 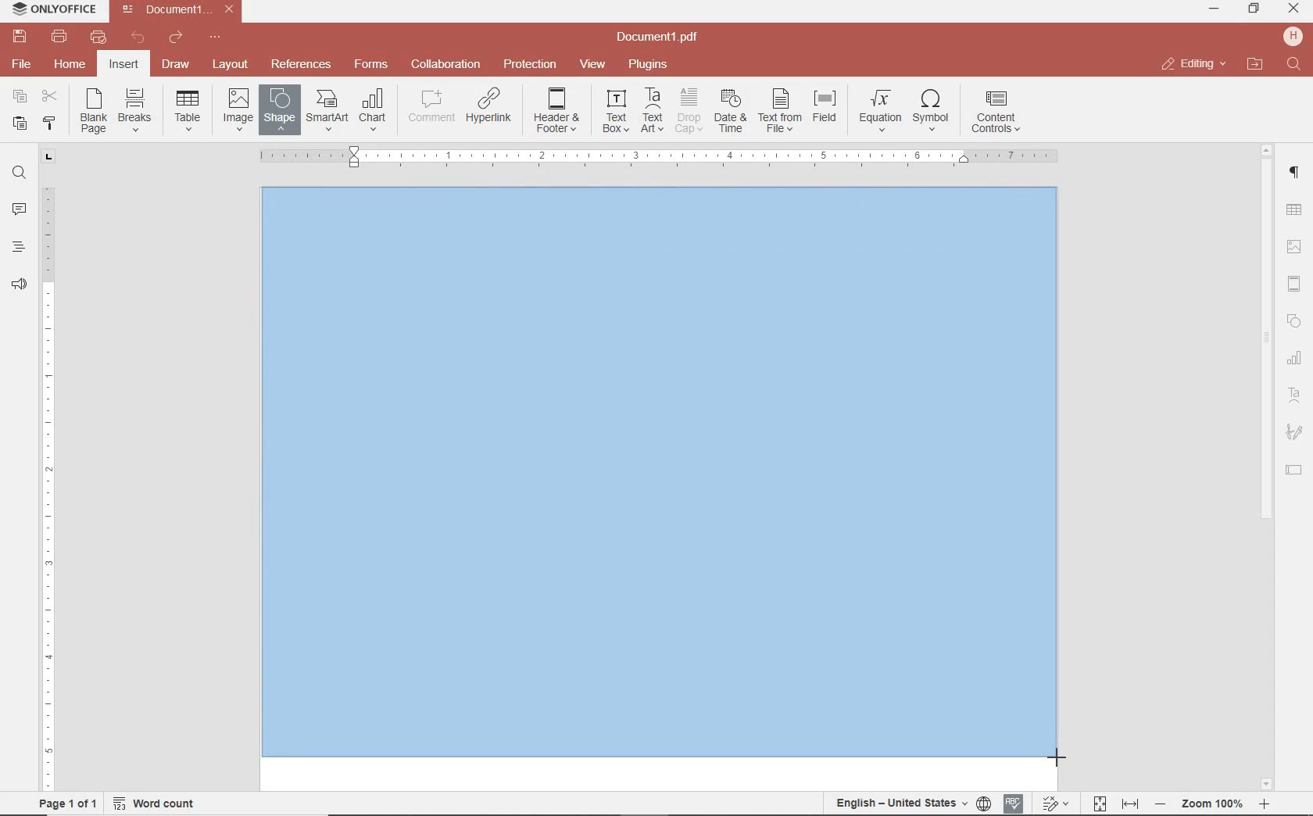 What do you see at coordinates (1264, 467) in the screenshot?
I see `scrollbar` at bounding box center [1264, 467].